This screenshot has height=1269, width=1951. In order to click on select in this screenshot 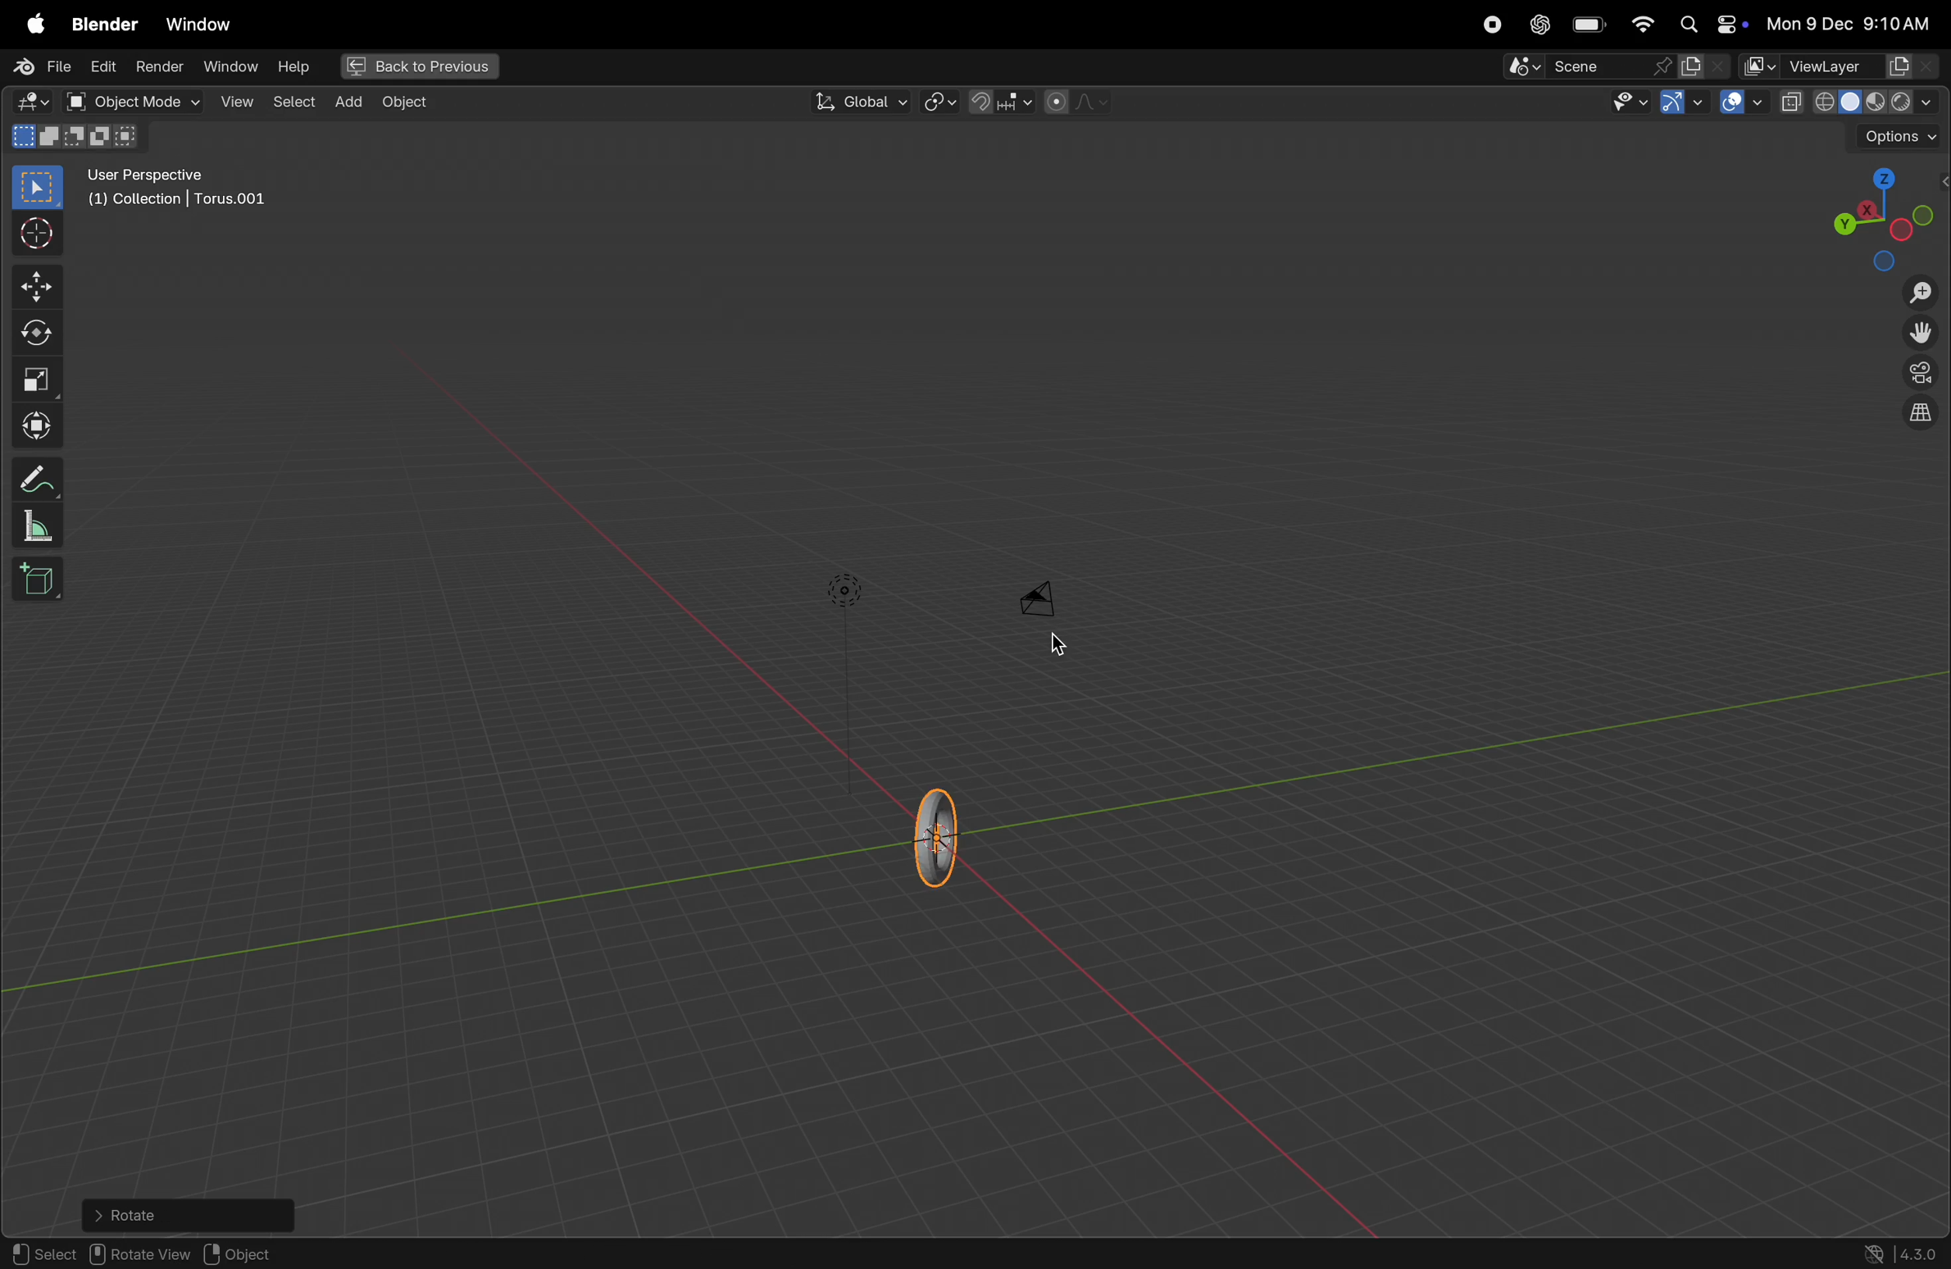, I will do `click(44, 1250)`.